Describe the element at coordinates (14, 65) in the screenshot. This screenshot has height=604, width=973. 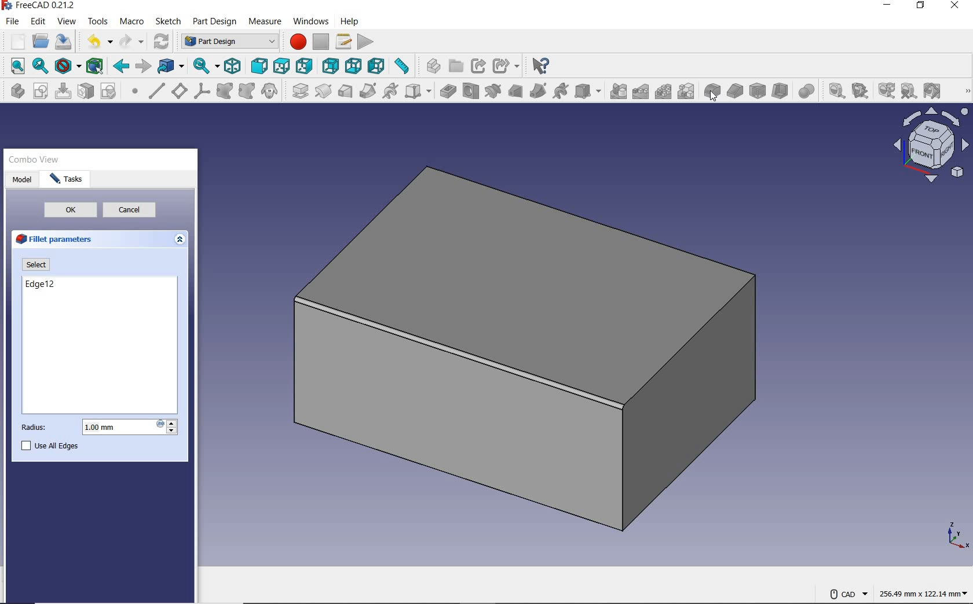
I see `fit all` at that location.